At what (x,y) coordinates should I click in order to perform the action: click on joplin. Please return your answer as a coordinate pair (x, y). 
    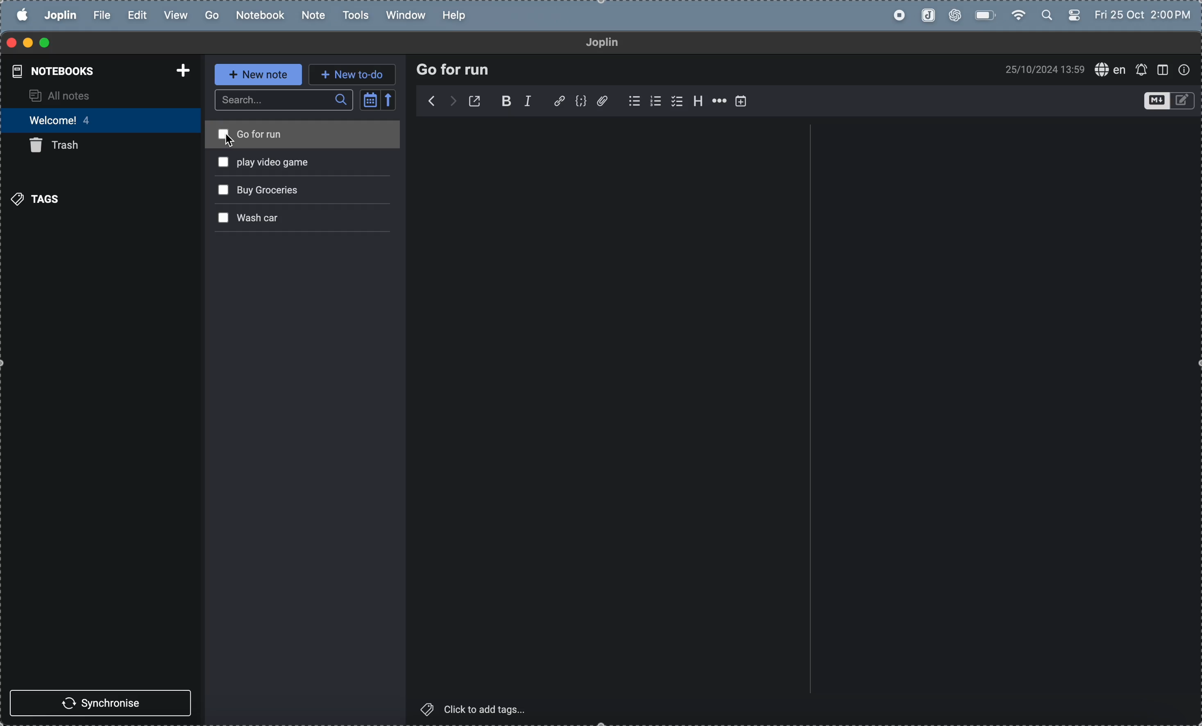
    Looking at the image, I should click on (59, 16).